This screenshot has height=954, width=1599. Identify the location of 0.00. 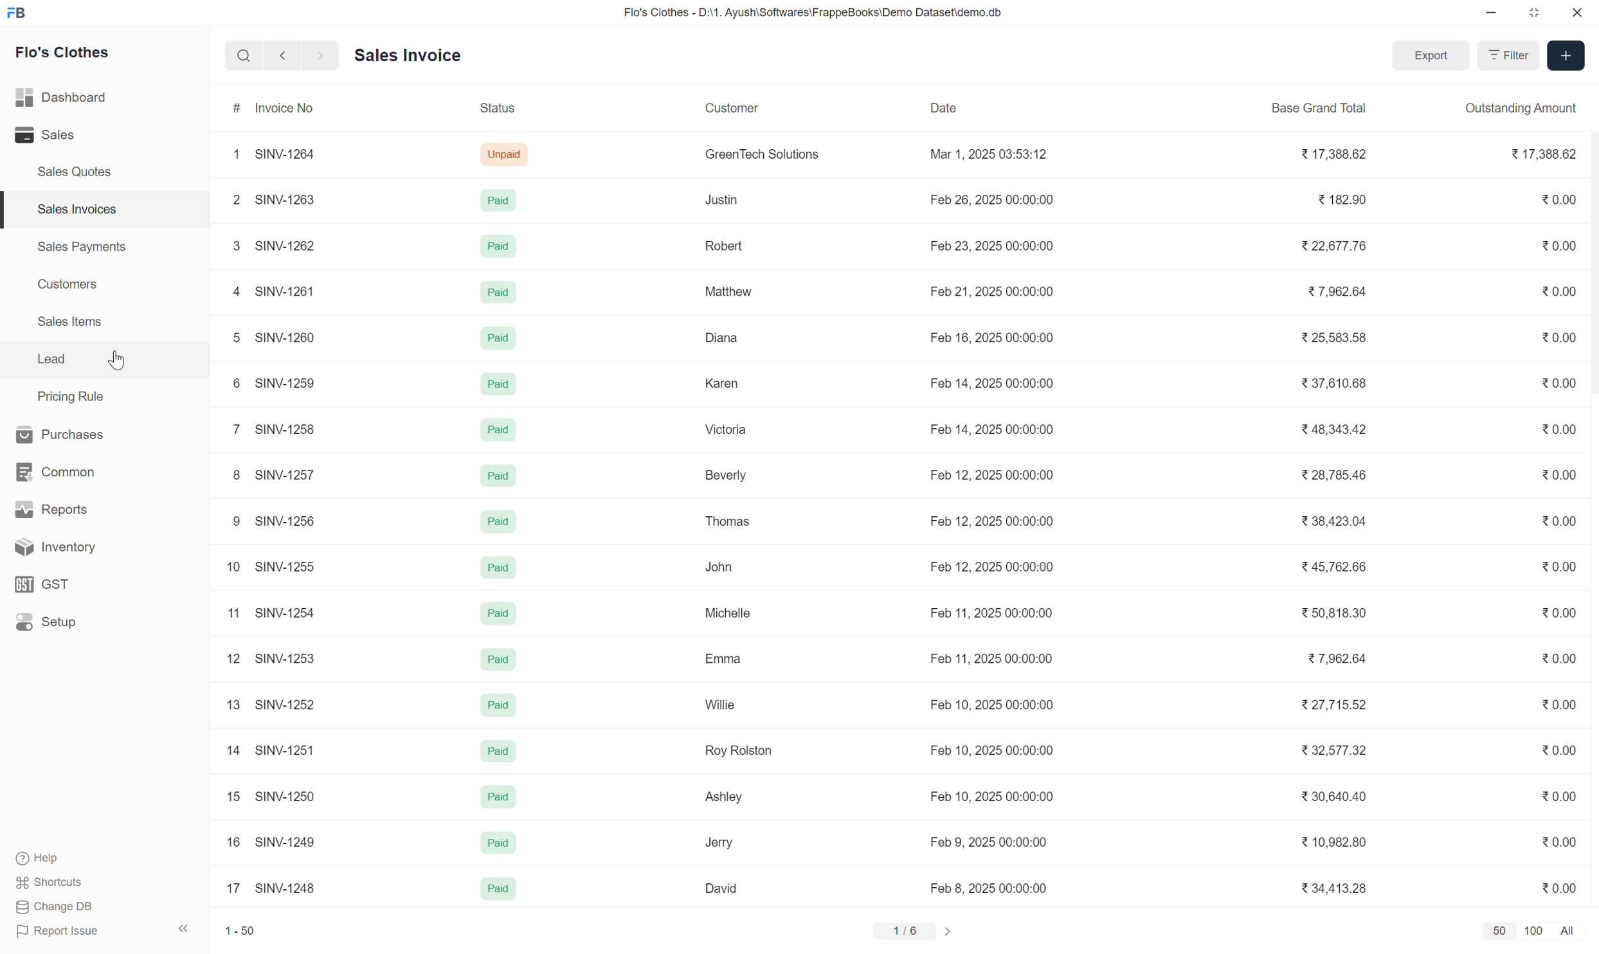
(1554, 289).